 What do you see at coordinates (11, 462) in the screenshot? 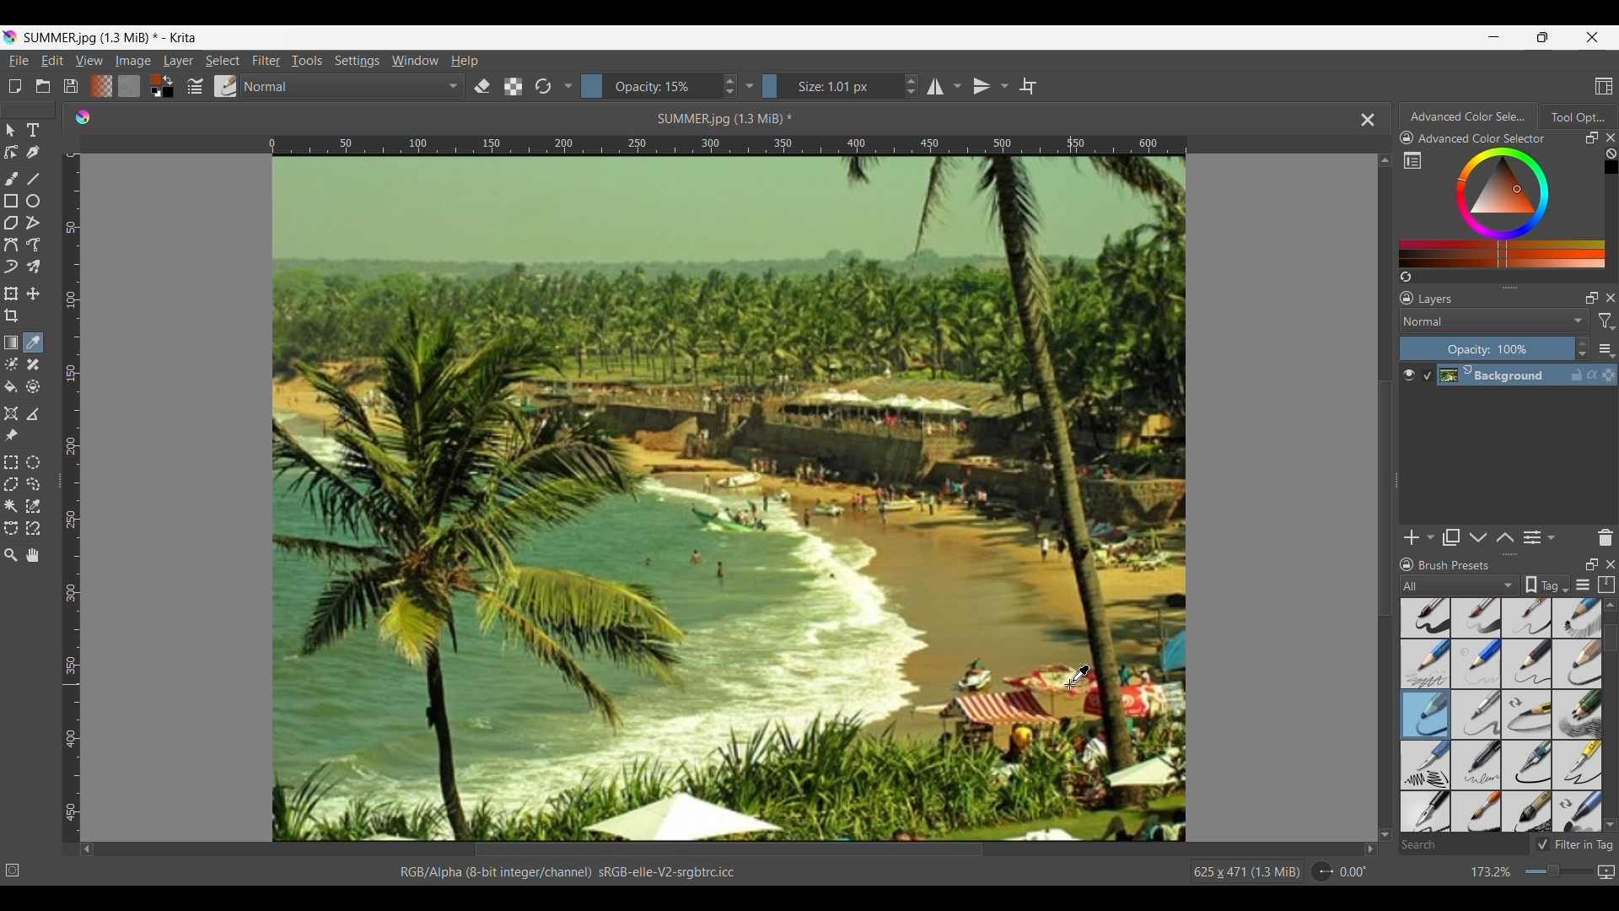
I see `Rectangular selection tool` at bounding box center [11, 462].